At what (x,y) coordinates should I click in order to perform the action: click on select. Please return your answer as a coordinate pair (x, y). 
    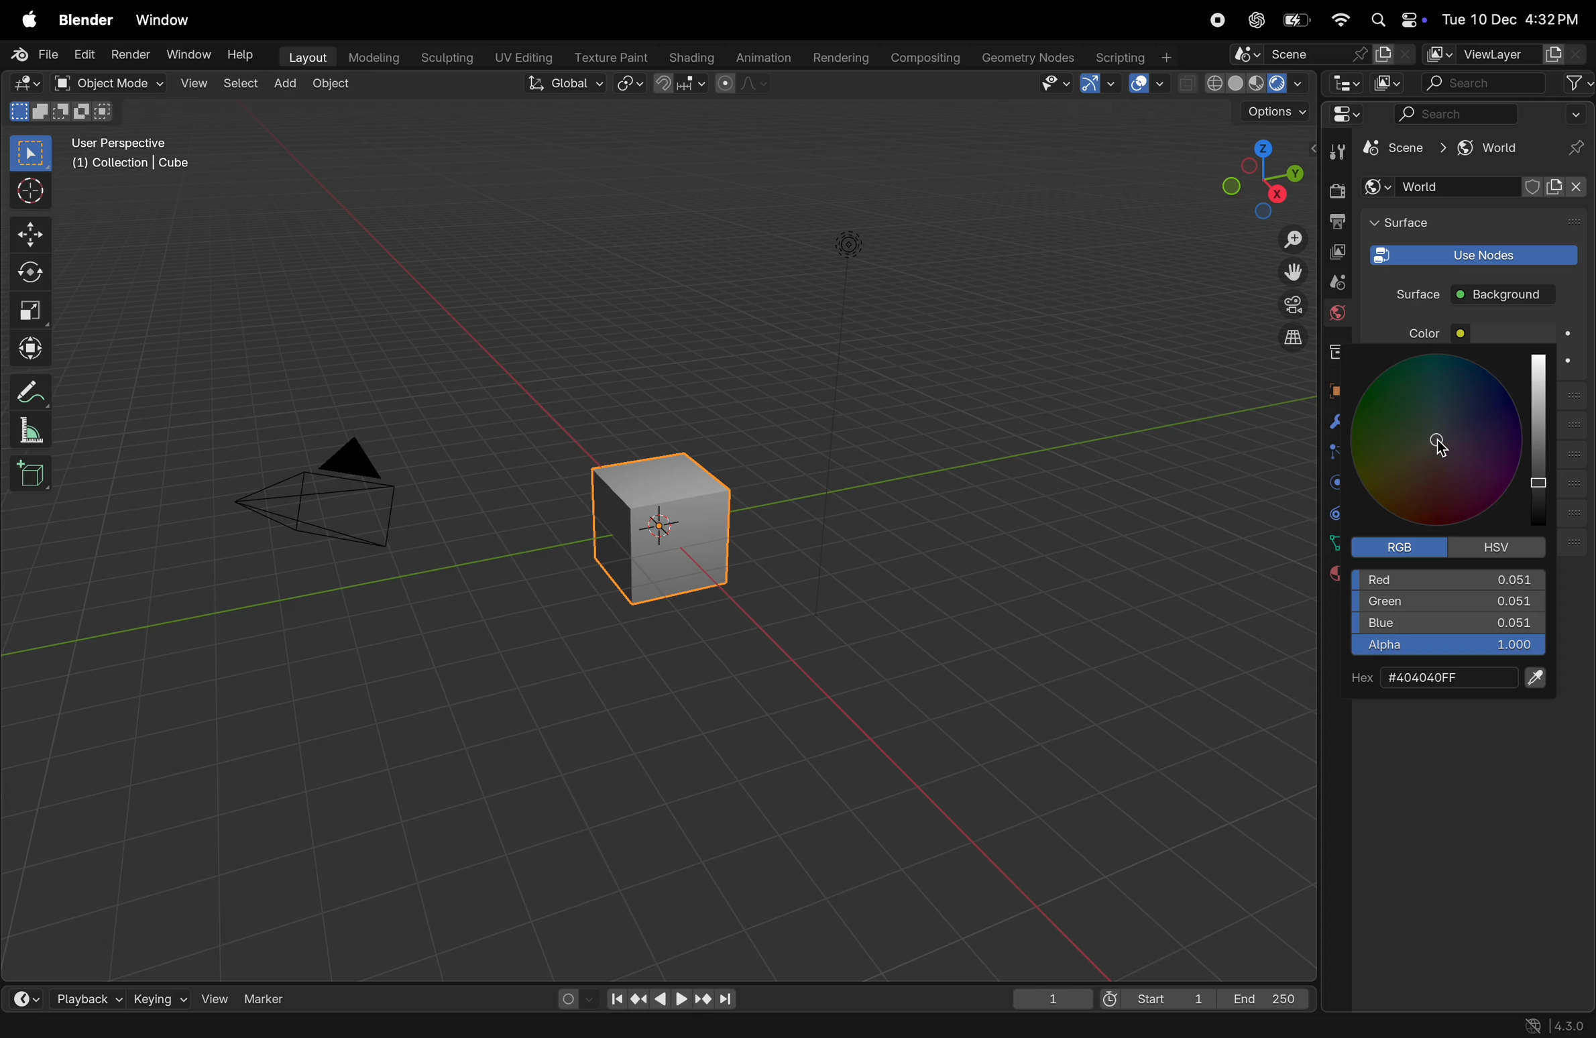
    Looking at the image, I should click on (32, 154).